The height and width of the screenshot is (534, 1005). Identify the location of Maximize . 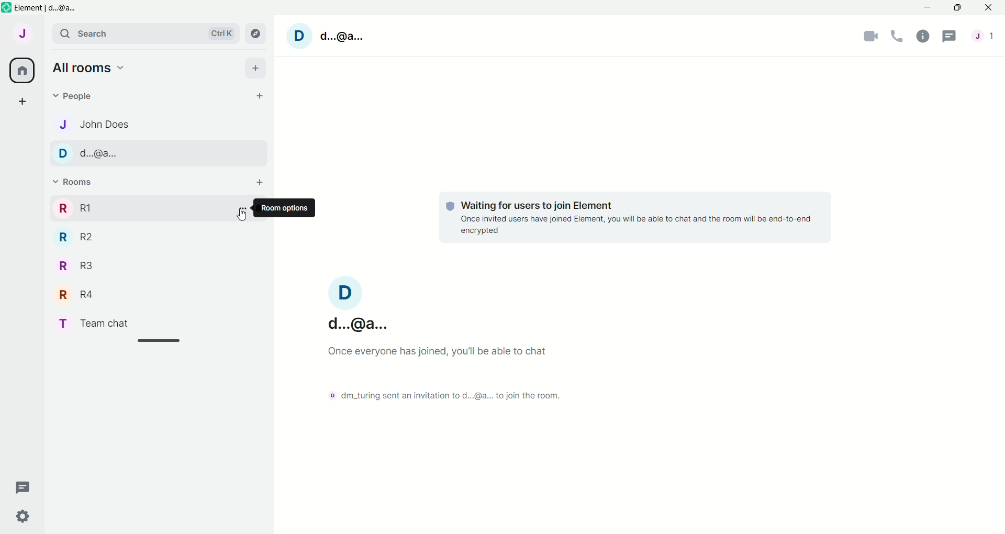
(956, 9).